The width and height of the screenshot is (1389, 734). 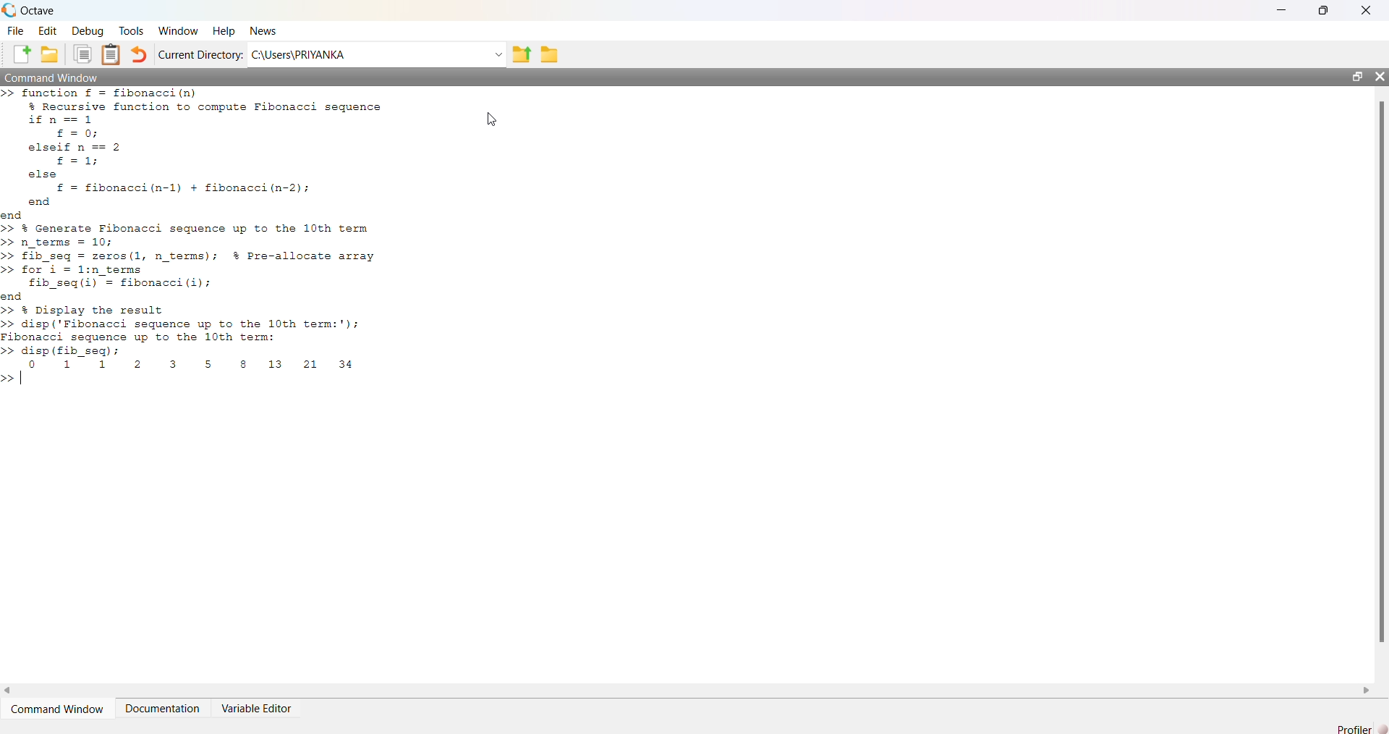 I want to click on Help, so click(x=224, y=29).